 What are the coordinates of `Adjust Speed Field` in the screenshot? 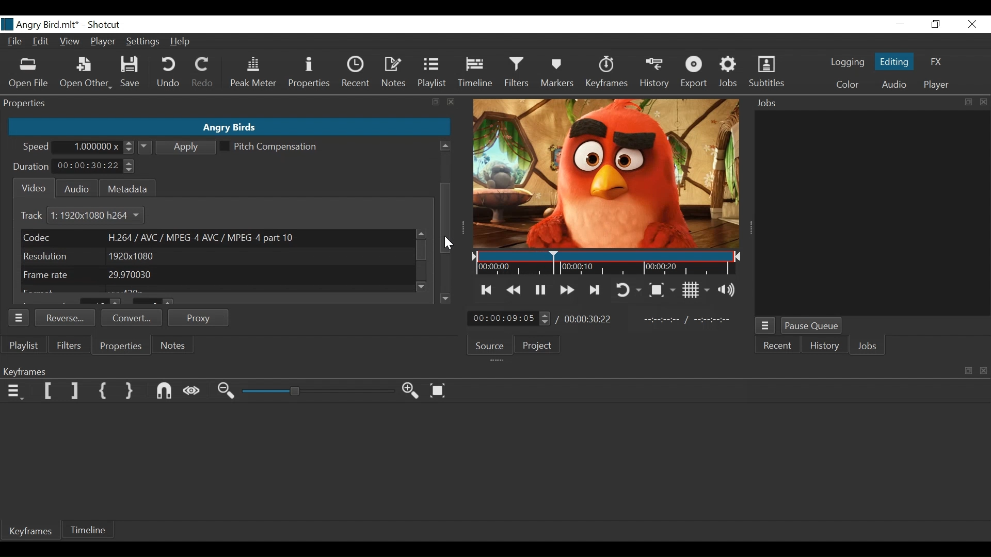 It's located at (97, 147).